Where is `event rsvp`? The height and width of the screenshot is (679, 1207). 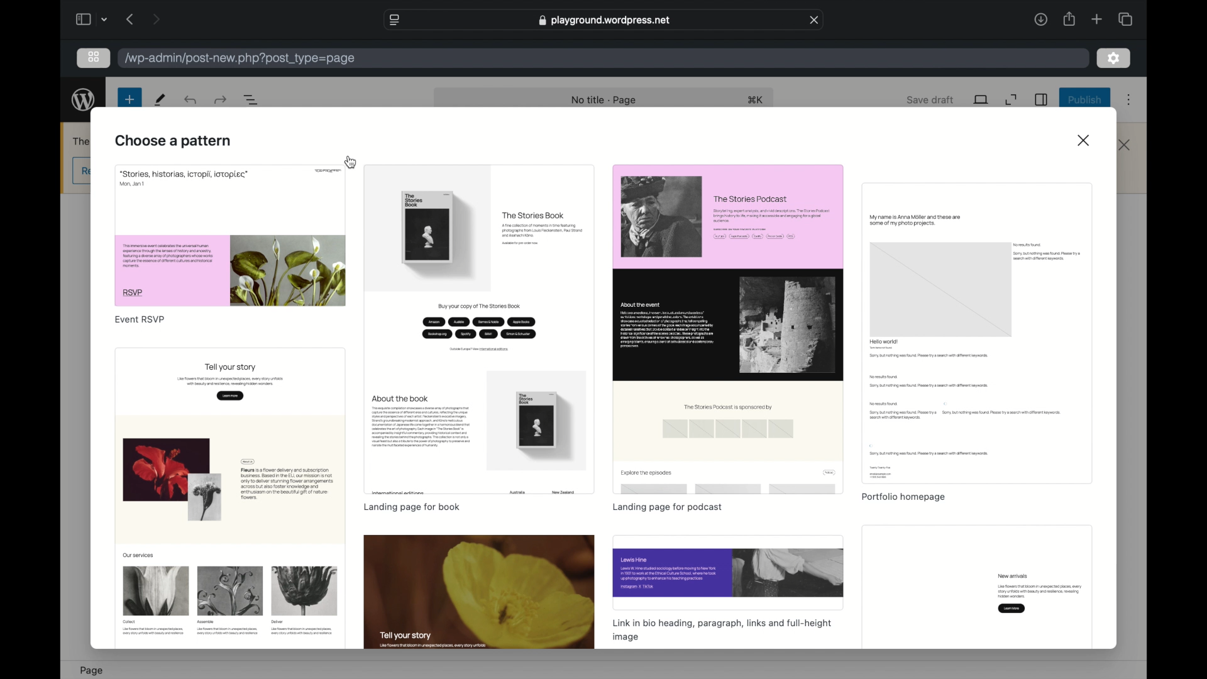 event rsvp is located at coordinates (140, 319).